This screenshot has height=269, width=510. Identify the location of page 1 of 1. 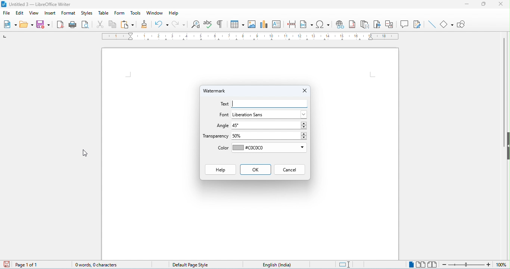
(27, 265).